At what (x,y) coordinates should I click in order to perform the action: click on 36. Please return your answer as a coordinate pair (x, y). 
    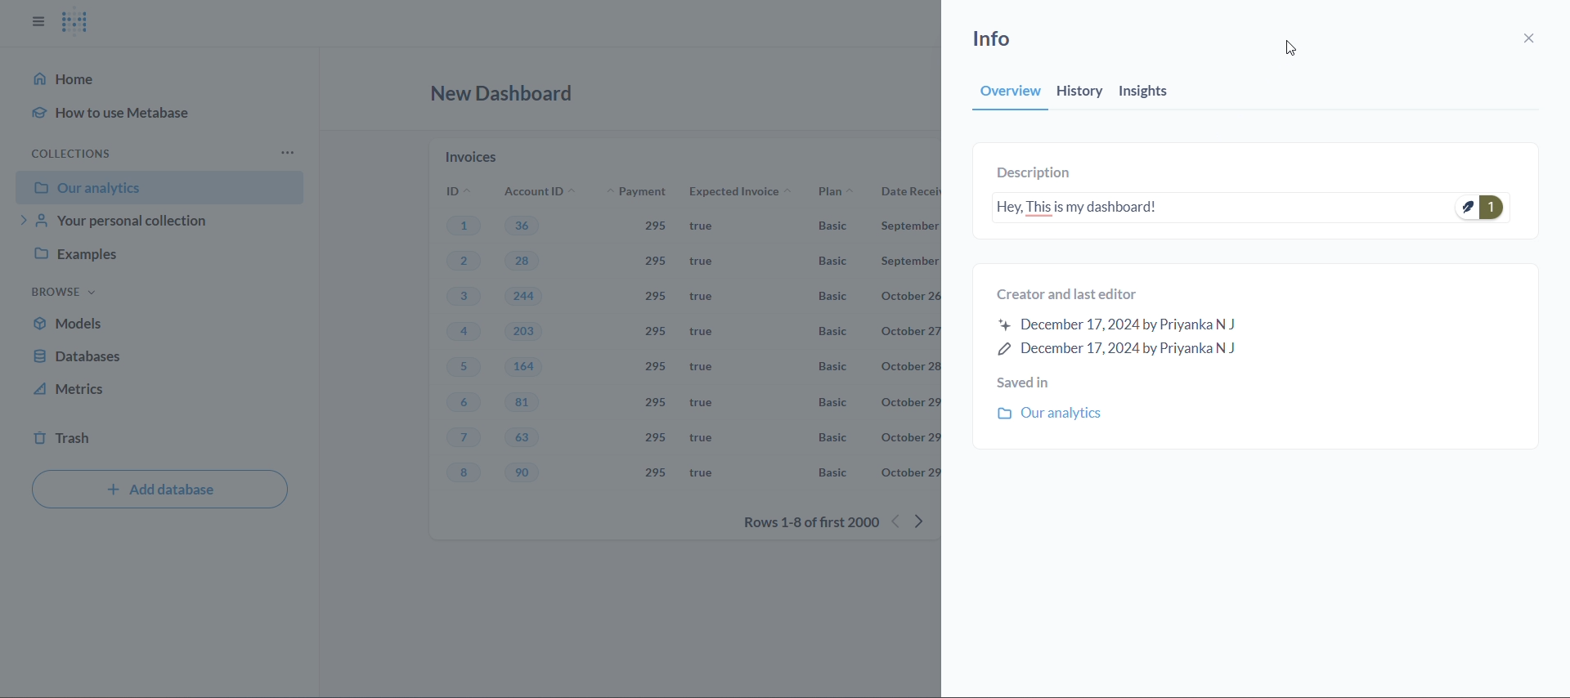
    Looking at the image, I should click on (523, 225).